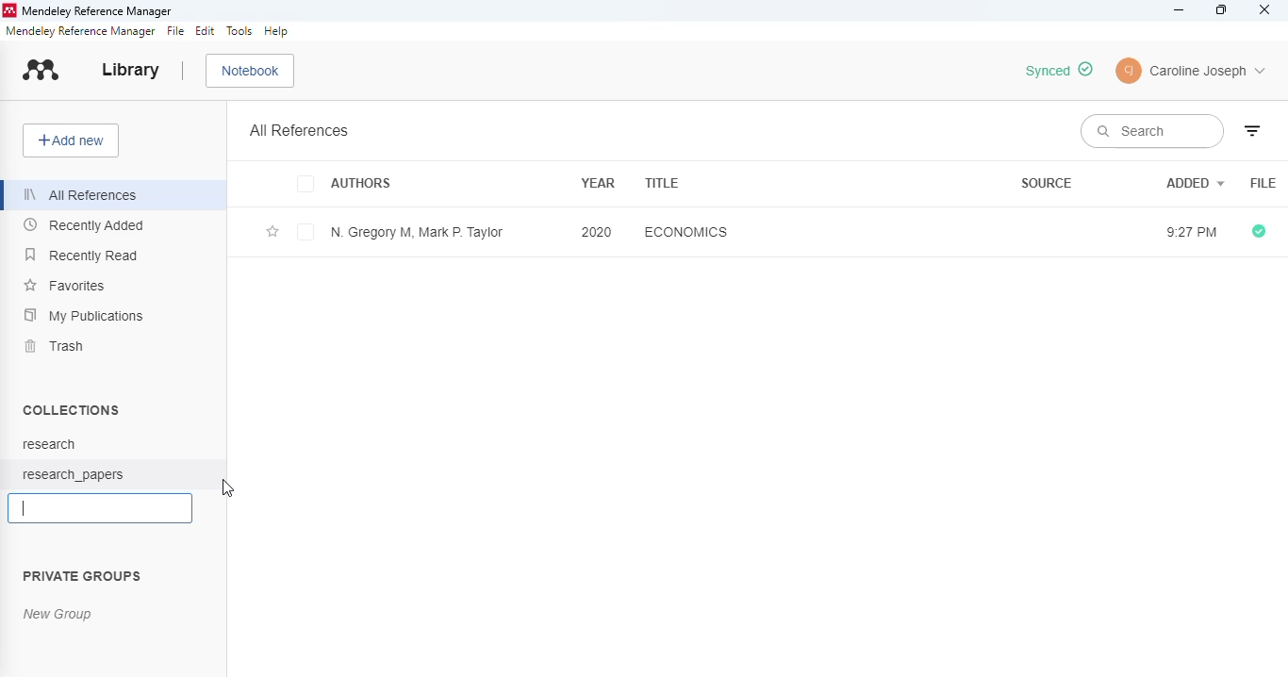  I want to click on cursor, so click(228, 487).